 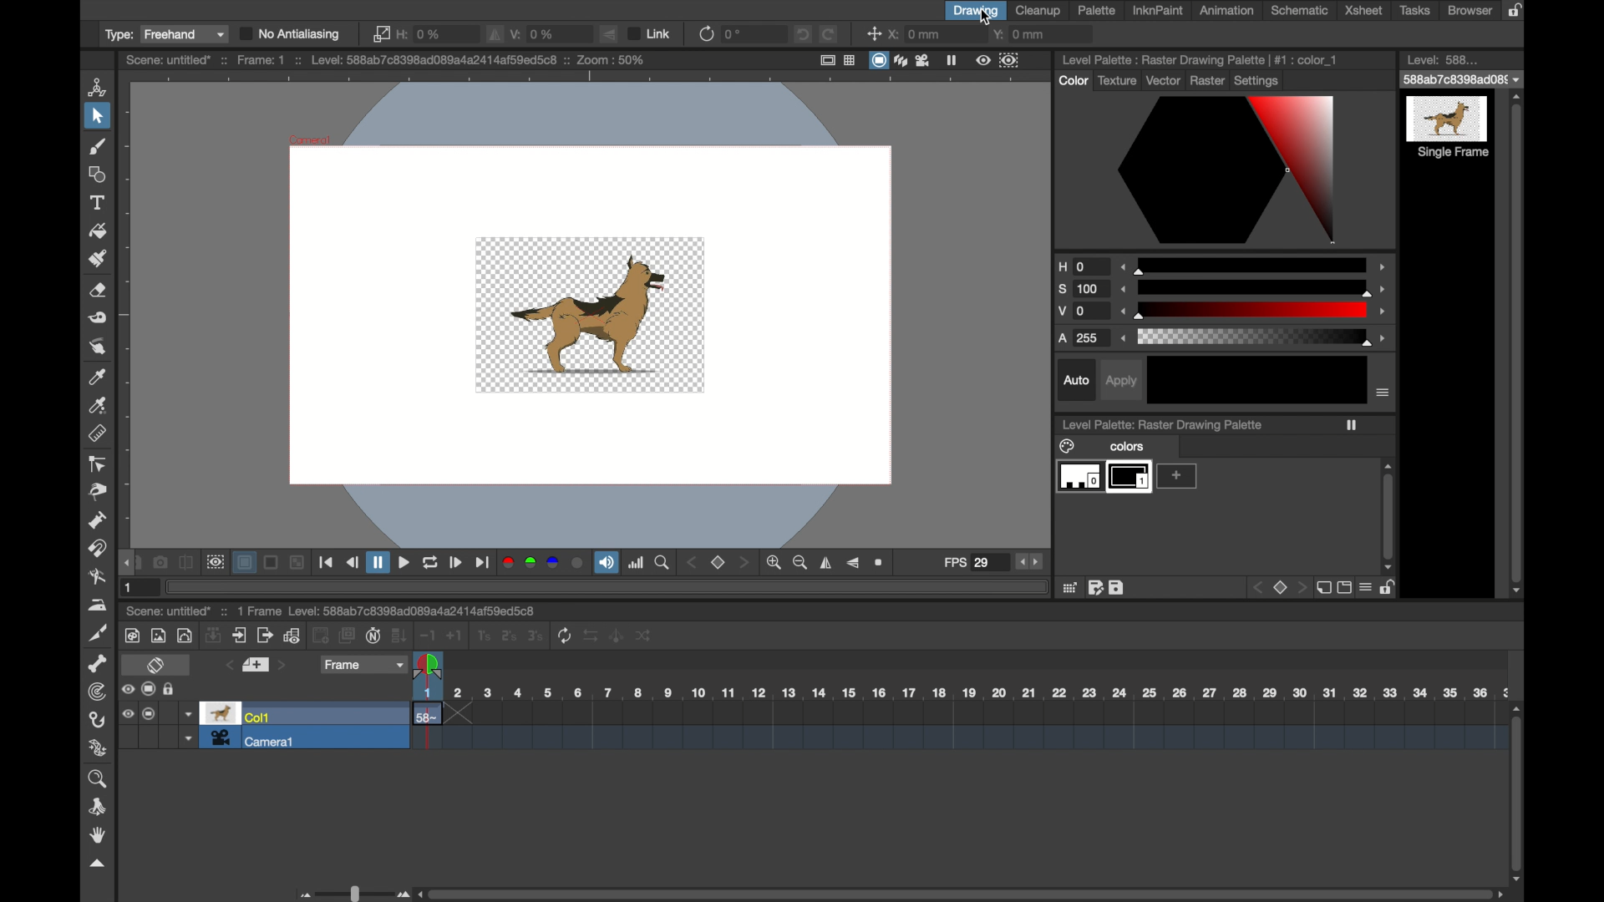 I want to click on fill tool, so click(x=96, y=231).